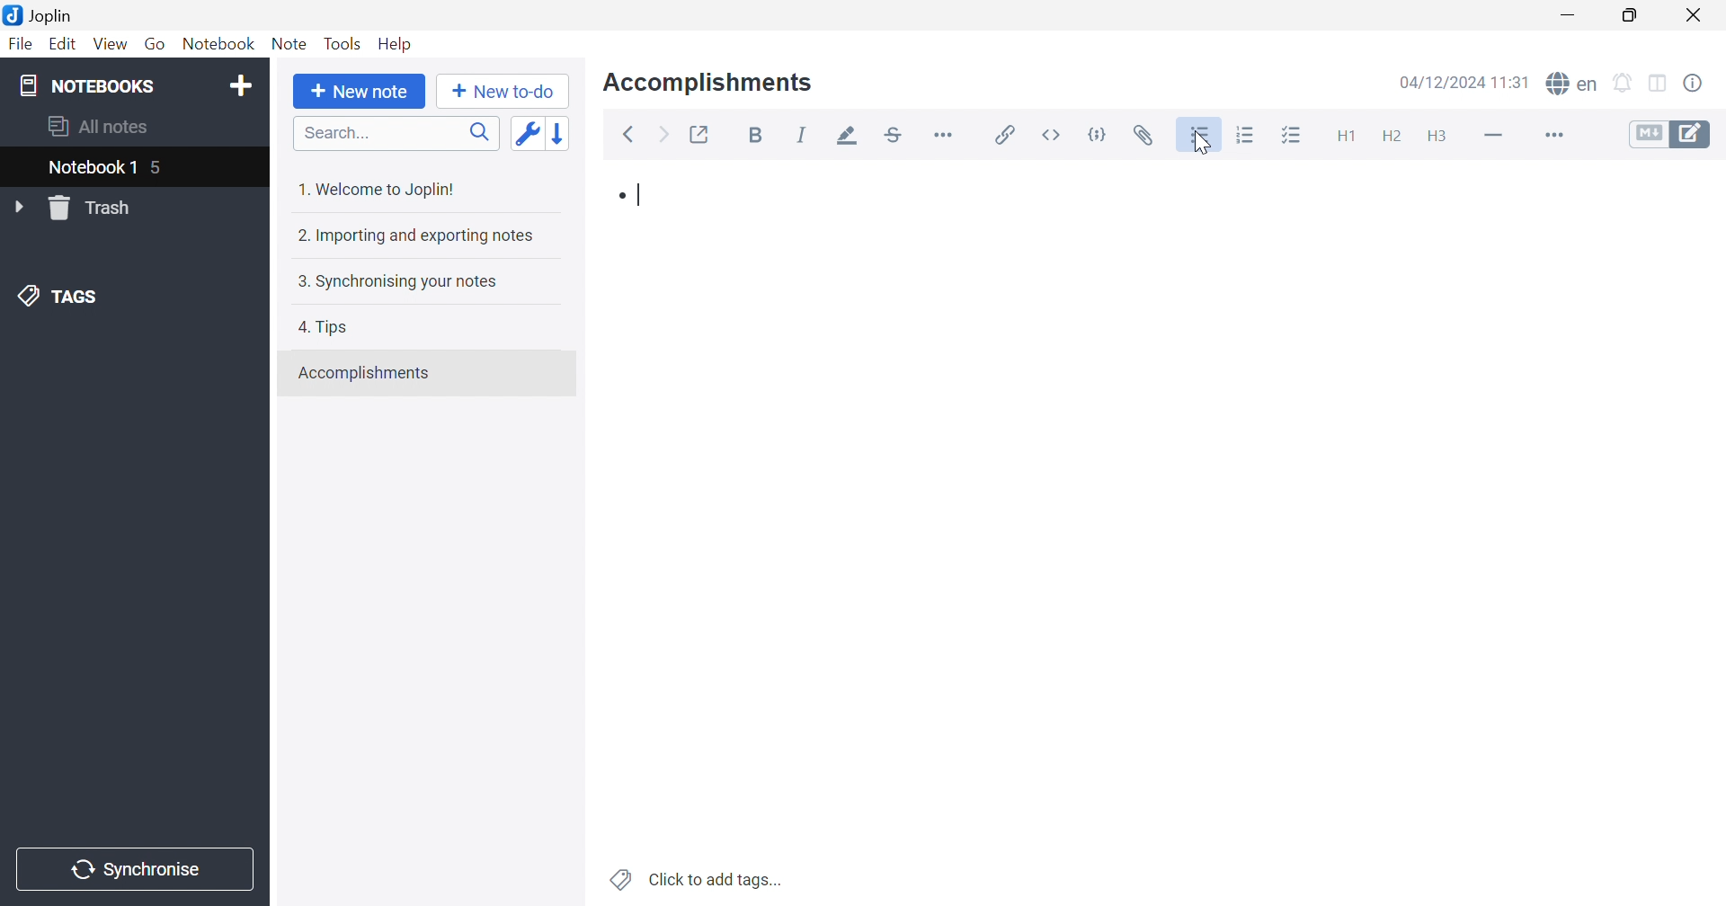 This screenshot has width=1726, height=906. Describe the element at coordinates (160, 169) in the screenshot. I see `5` at that location.